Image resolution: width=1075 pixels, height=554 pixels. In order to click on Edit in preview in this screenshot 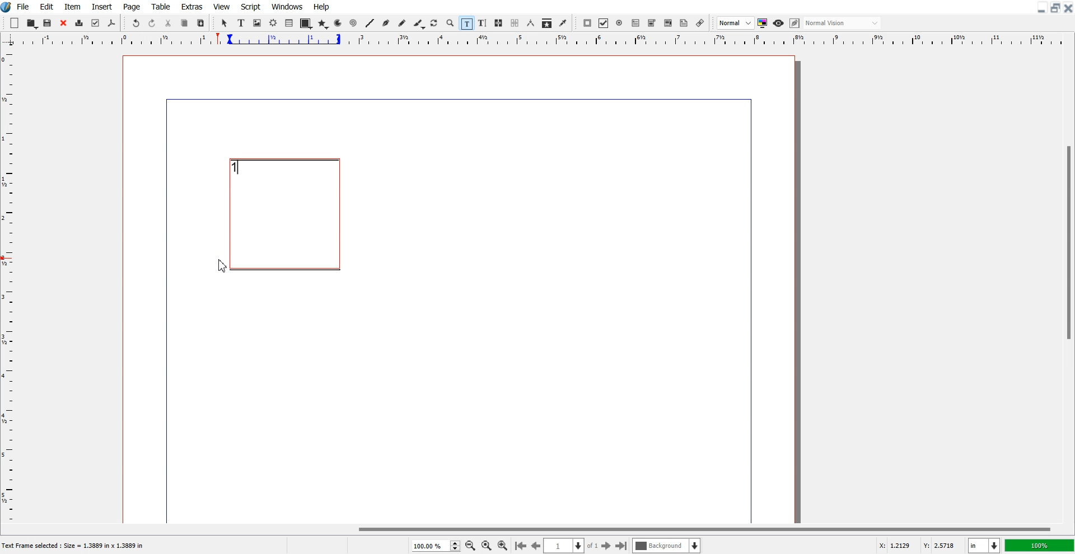, I will do `click(796, 24)`.